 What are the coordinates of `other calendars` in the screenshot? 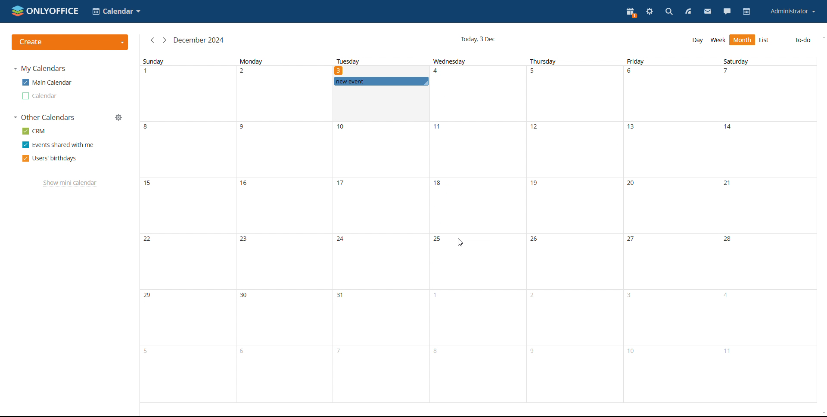 It's located at (44, 117).